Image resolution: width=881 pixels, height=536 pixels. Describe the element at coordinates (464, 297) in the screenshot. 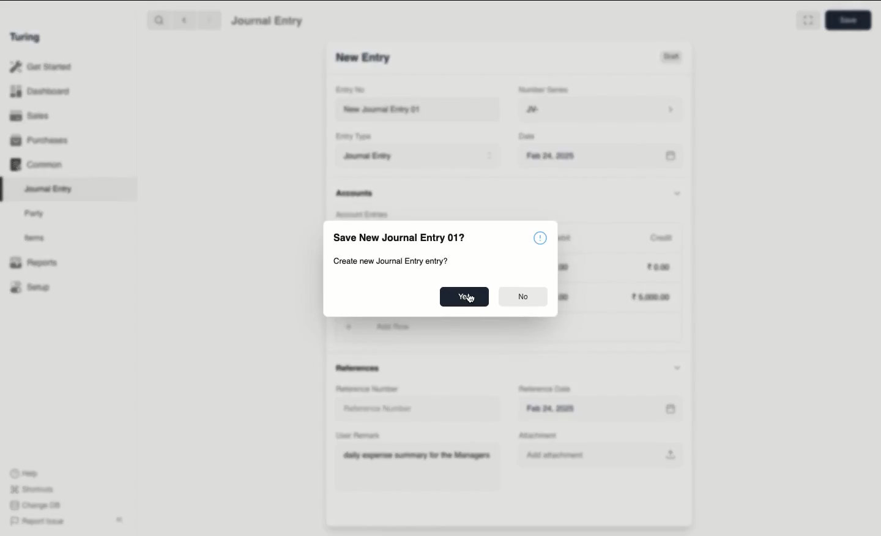

I see `Yes` at that location.